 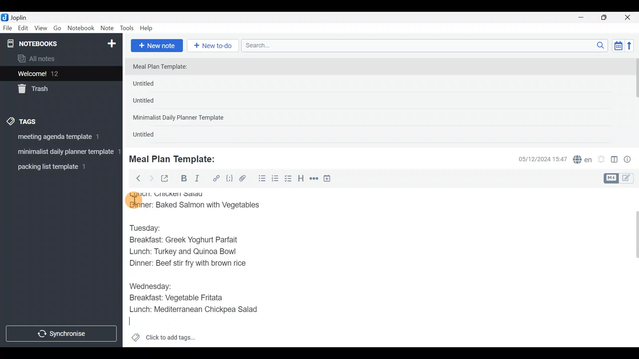 I want to click on Toggle editor layout, so click(x=615, y=160).